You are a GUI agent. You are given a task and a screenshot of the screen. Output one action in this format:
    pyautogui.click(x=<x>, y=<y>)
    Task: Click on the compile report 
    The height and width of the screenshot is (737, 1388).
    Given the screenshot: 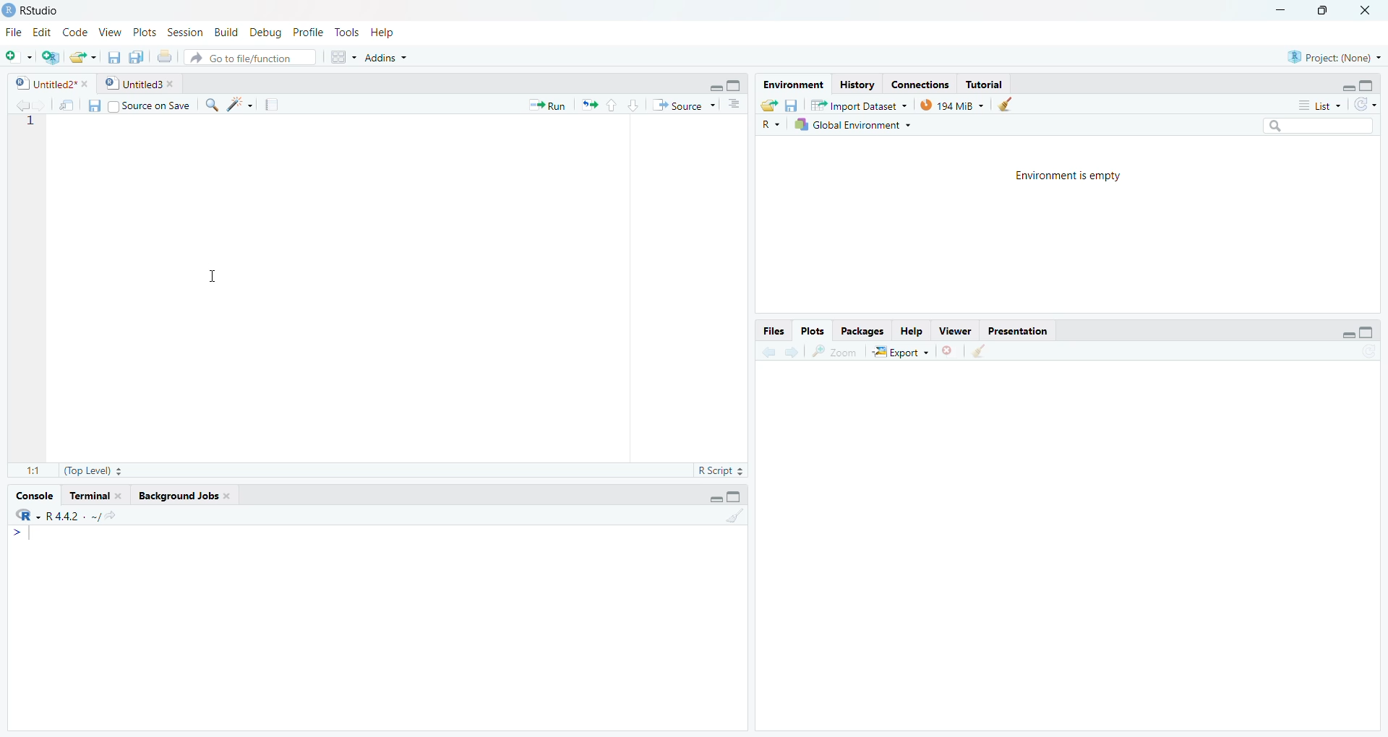 What is the action you would take?
    pyautogui.click(x=275, y=105)
    